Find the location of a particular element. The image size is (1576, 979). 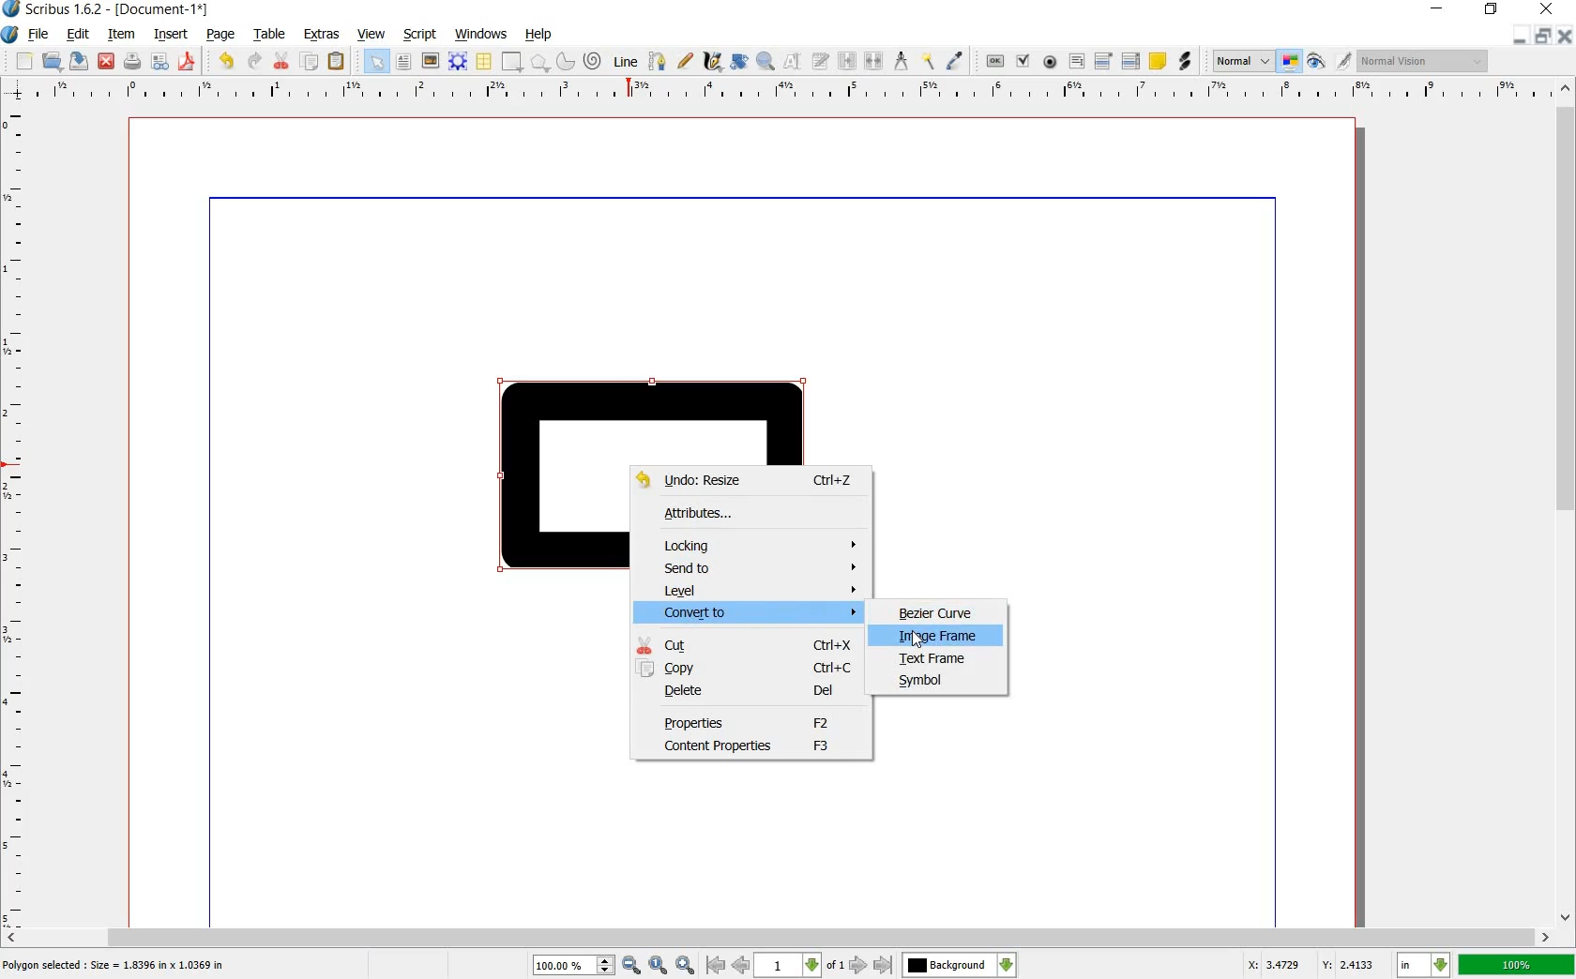

background change is located at coordinates (959, 965).